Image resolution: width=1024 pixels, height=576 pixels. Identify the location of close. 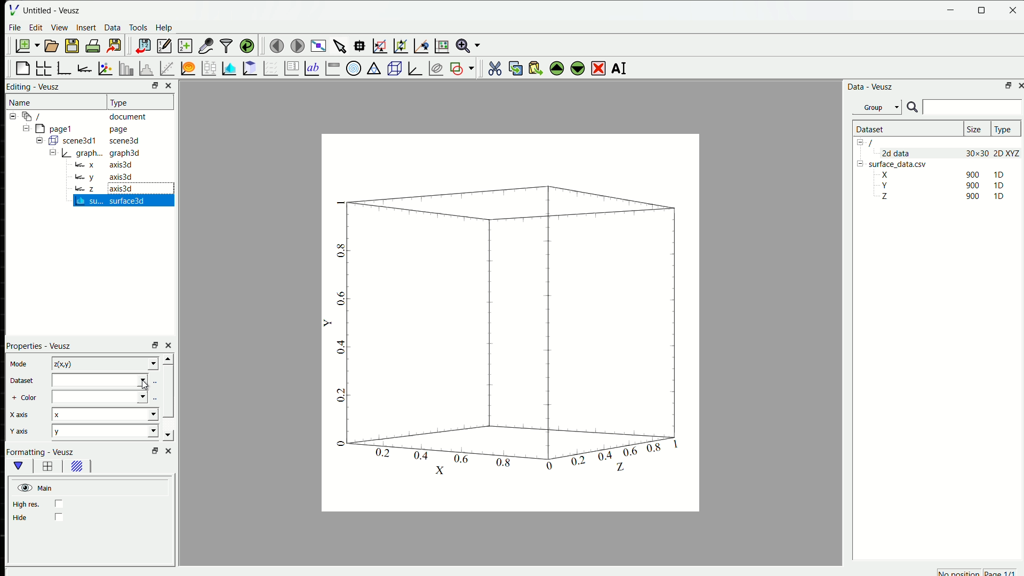
(1020, 84).